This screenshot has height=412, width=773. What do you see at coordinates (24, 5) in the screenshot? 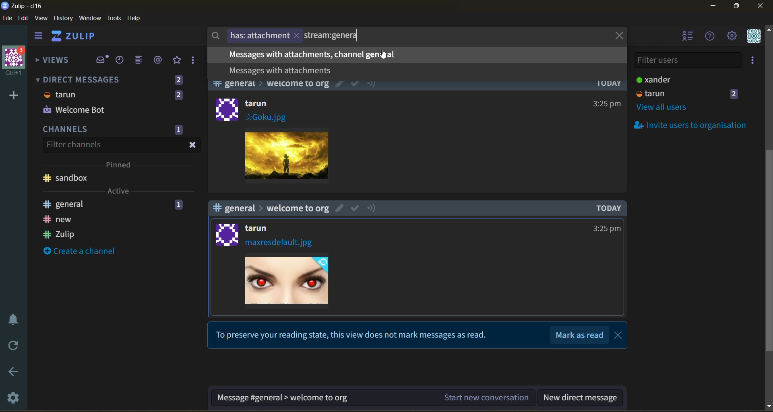
I see `Zulip-cl16` at bounding box center [24, 5].